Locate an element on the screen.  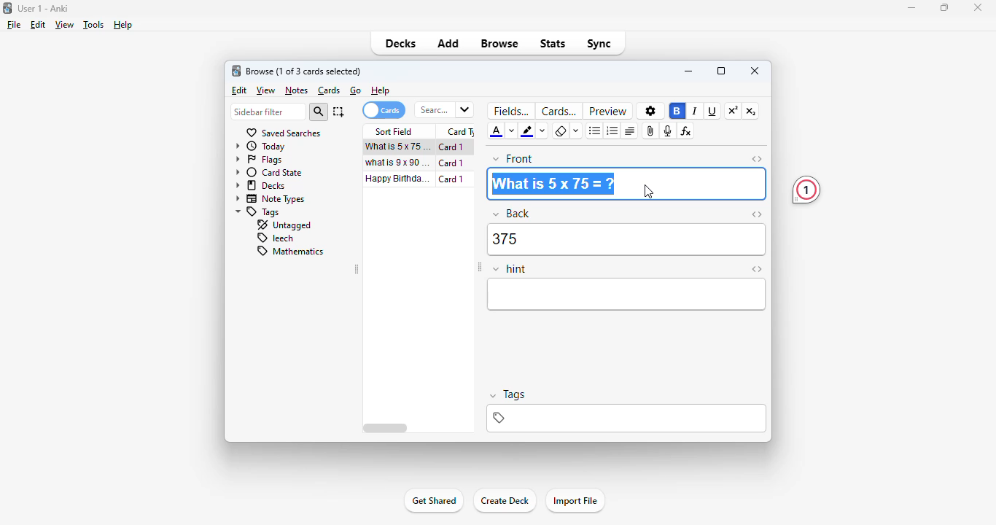
mathematics is located at coordinates (292, 252).